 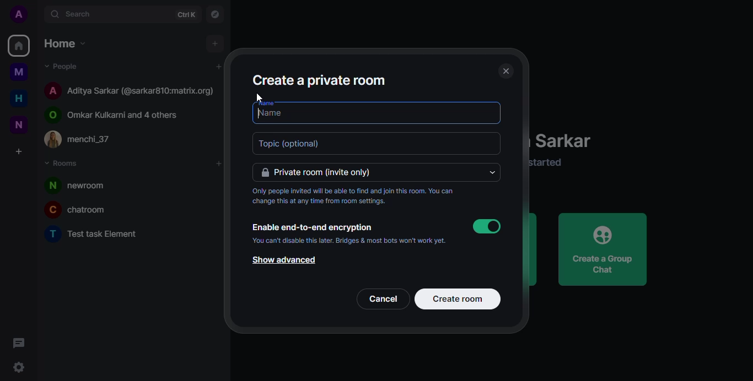 I want to click on You can't disable this later. Bridges & most bots won't work yet., so click(x=349, y=241).